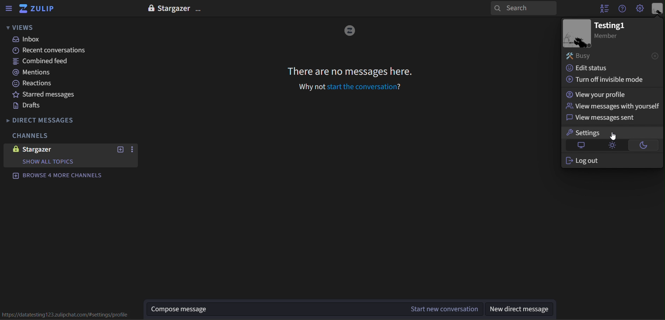 The image size is (665, 320). I want to click on direct messages, so click(47, 120).